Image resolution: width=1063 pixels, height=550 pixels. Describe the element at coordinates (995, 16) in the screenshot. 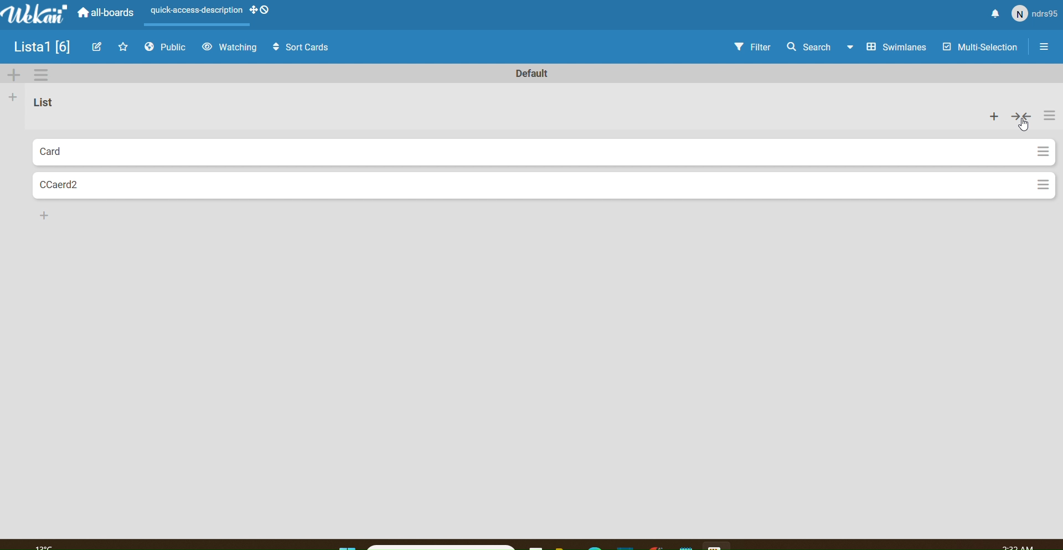

I see `Notify` at that location.